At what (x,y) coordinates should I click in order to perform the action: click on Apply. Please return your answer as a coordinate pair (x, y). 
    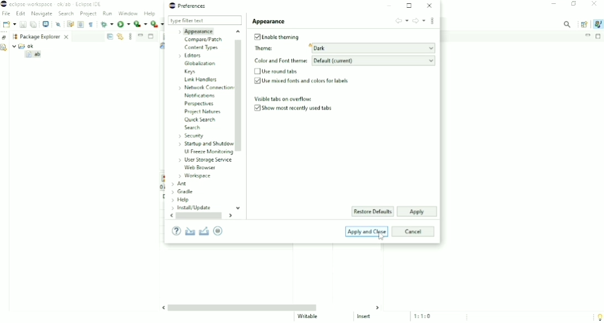
    Looking at the image, I should click on (416, 212).